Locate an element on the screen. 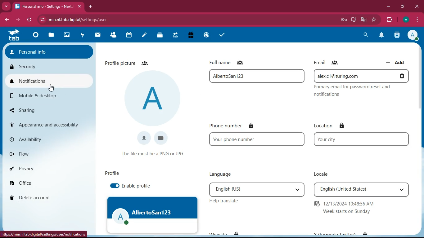  Free Trial is located at coordinates (190, 35).